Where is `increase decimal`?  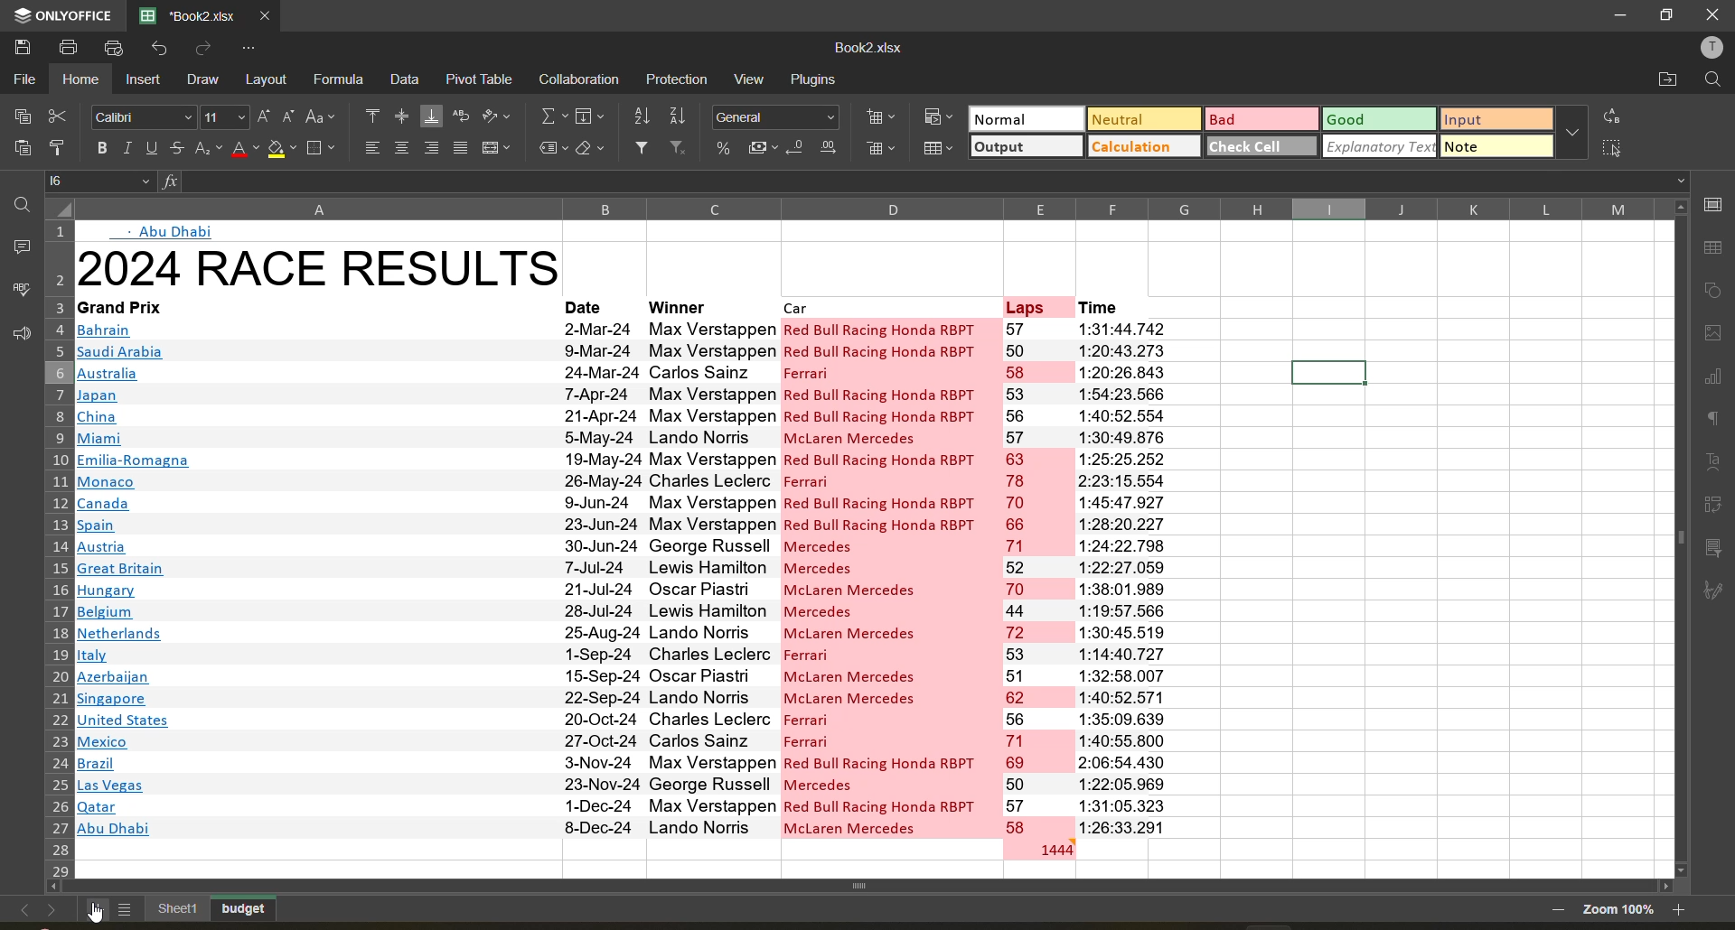 increase decimal is located at coordinates (828, 147).